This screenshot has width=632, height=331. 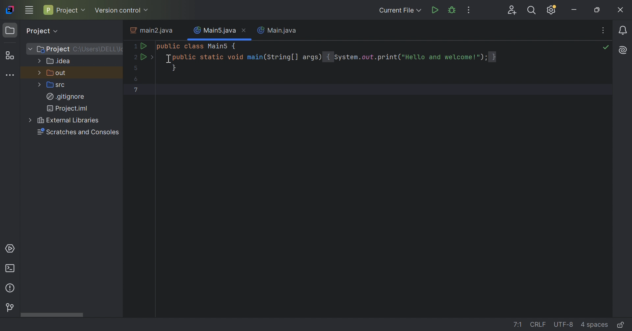 What do you see at coordinates (39, 60) in the screenshot?
I see `More` at bounding box center [39, 60].